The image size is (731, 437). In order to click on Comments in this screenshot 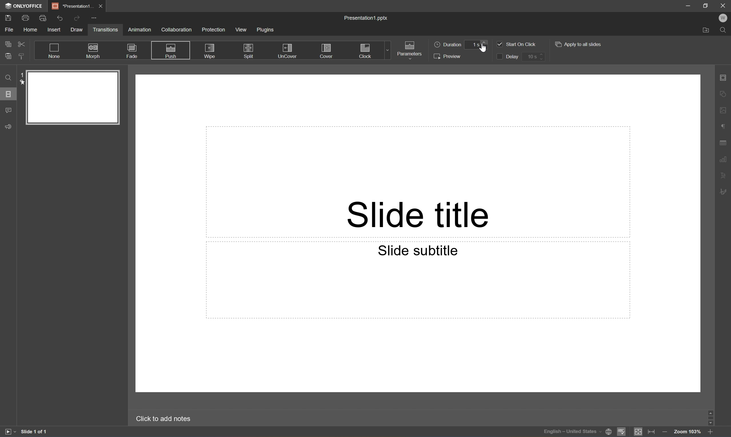, I will do `click(8, 110)`.